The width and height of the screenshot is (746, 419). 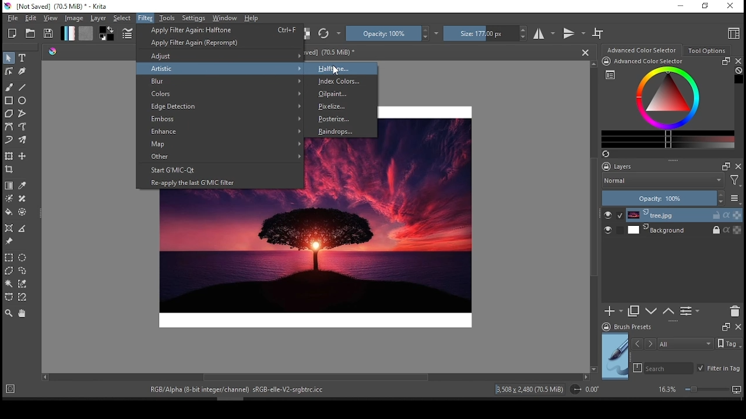 I want to click on search, so click(x=635, y=368).